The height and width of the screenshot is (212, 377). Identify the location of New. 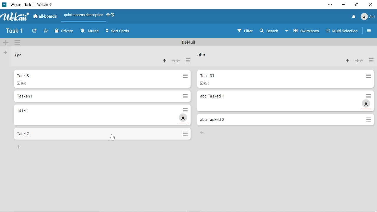
(204, 133).